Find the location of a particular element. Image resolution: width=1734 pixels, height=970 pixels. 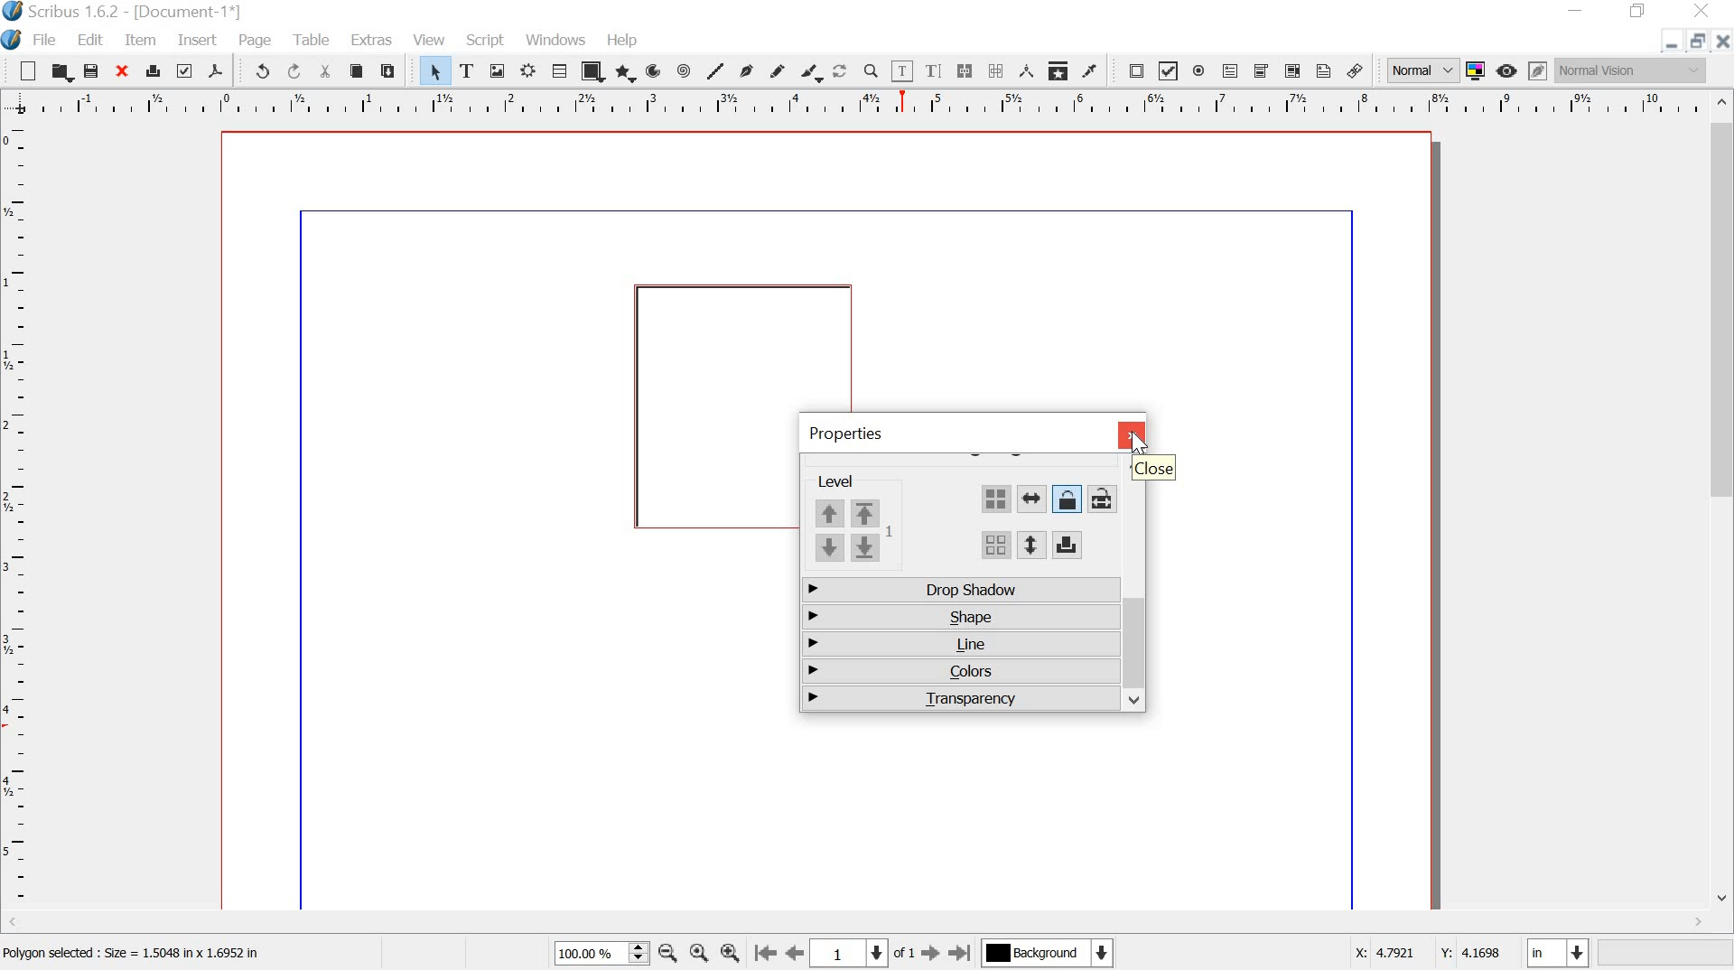

calligraphic line is located at coordinates (812, 74).